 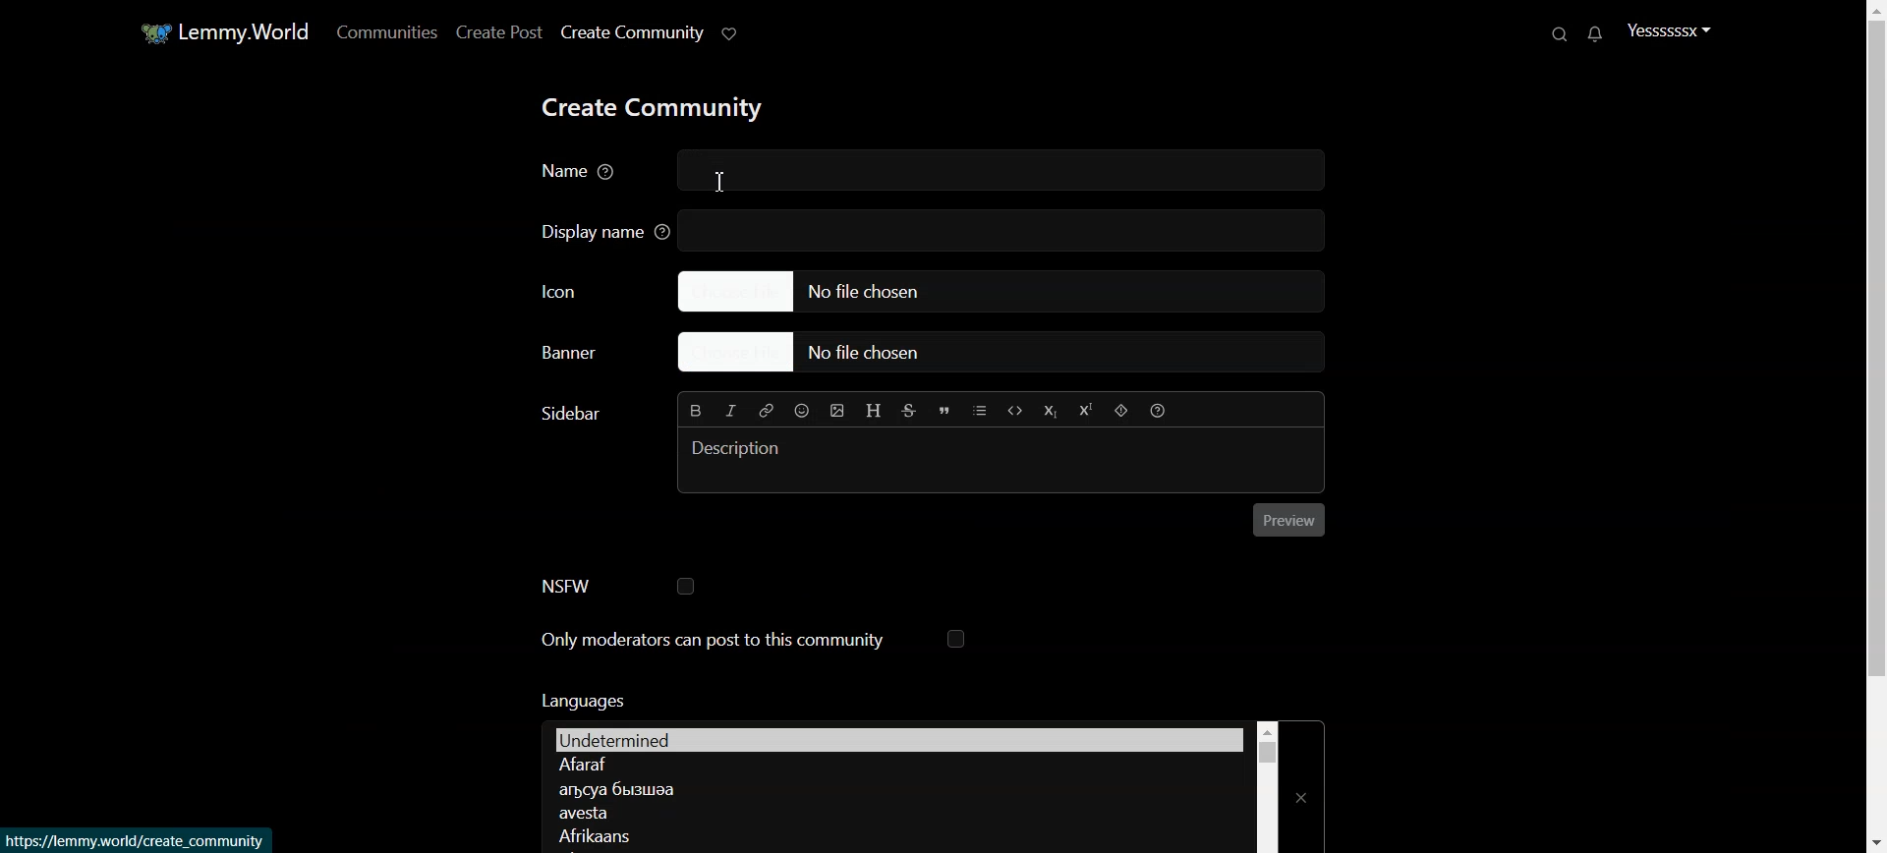 What do you see at coordinates (765, 410) in the screenshot?
I see `Hyperlink` at bounding box center [765, 410].